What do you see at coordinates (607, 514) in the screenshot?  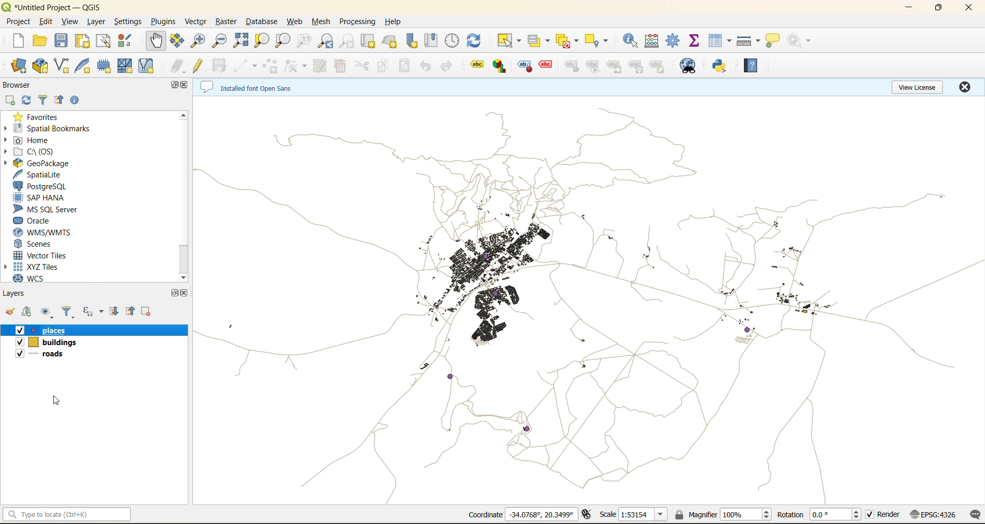 I see `scale` at bounding box center [607, 514].